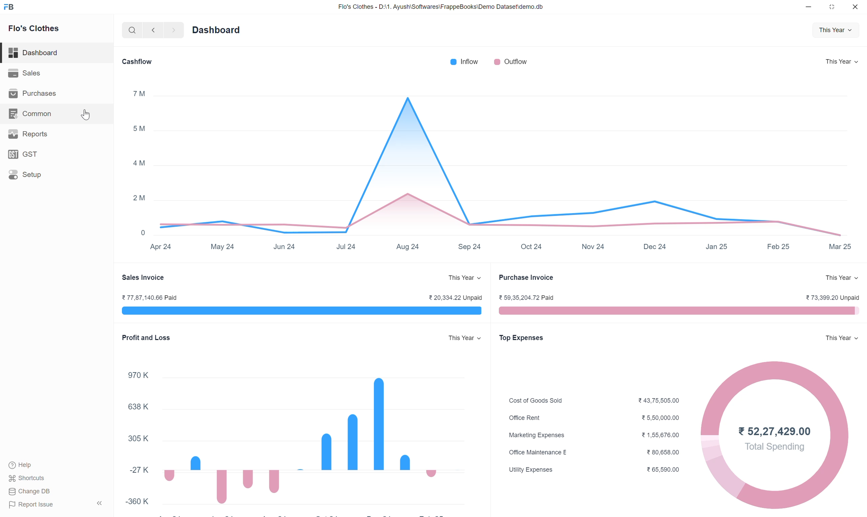  I want to click on Flo's Clothes, so click(35, 29).